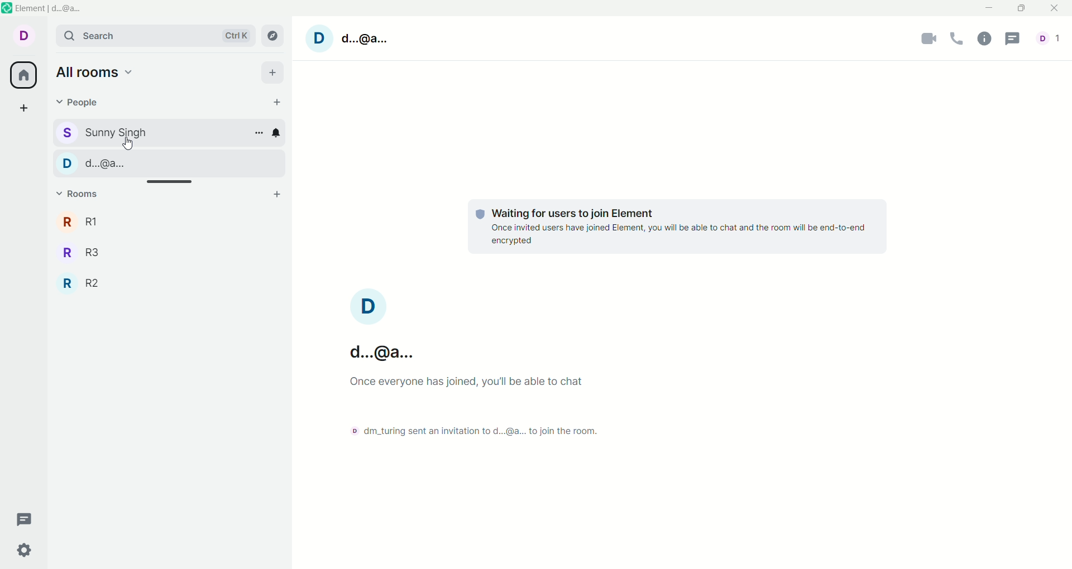 The width and height of the screenshot is (1072, 569). I want to click on people, so click(103, 131).